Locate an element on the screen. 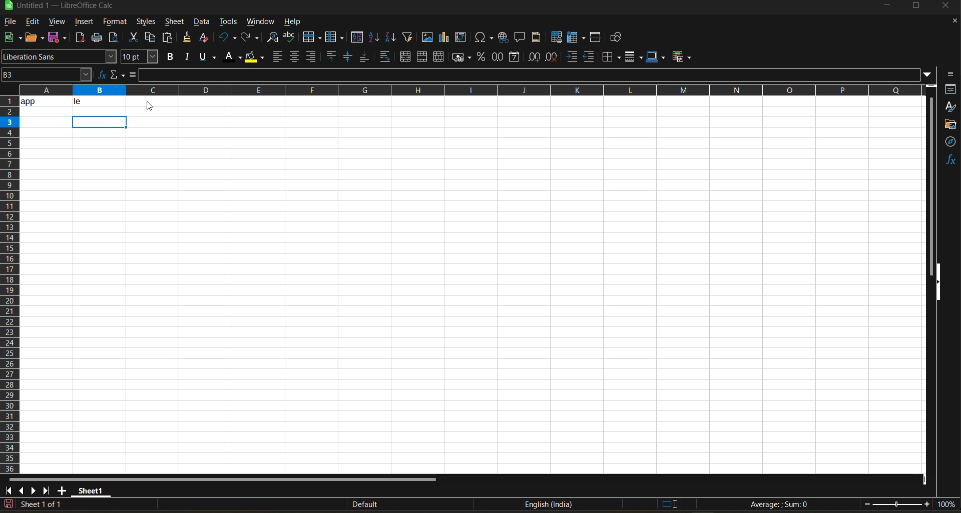 This screenshot has height=513, width=961. text language is located at coordinates (548, 504).